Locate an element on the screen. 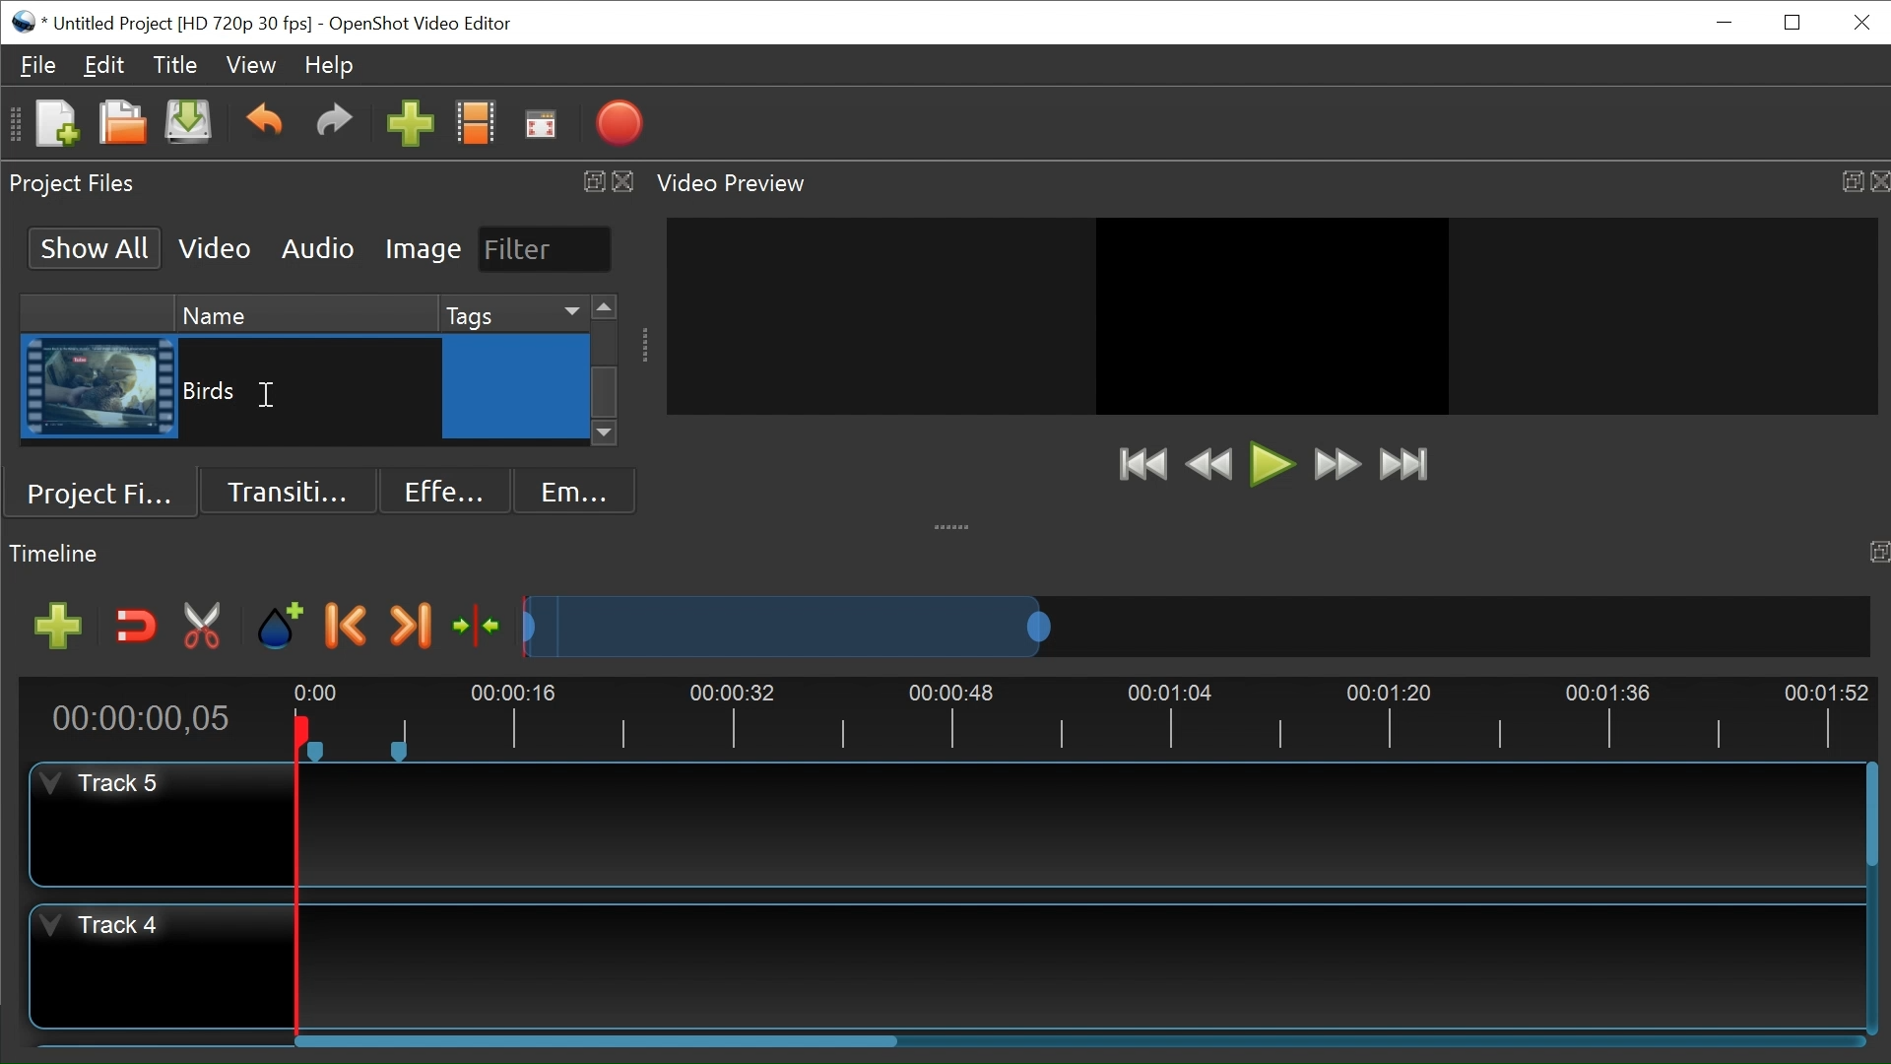 This screenshot has width=1891, height=1064. Insertion cursor is located at coordinates (265, 396).